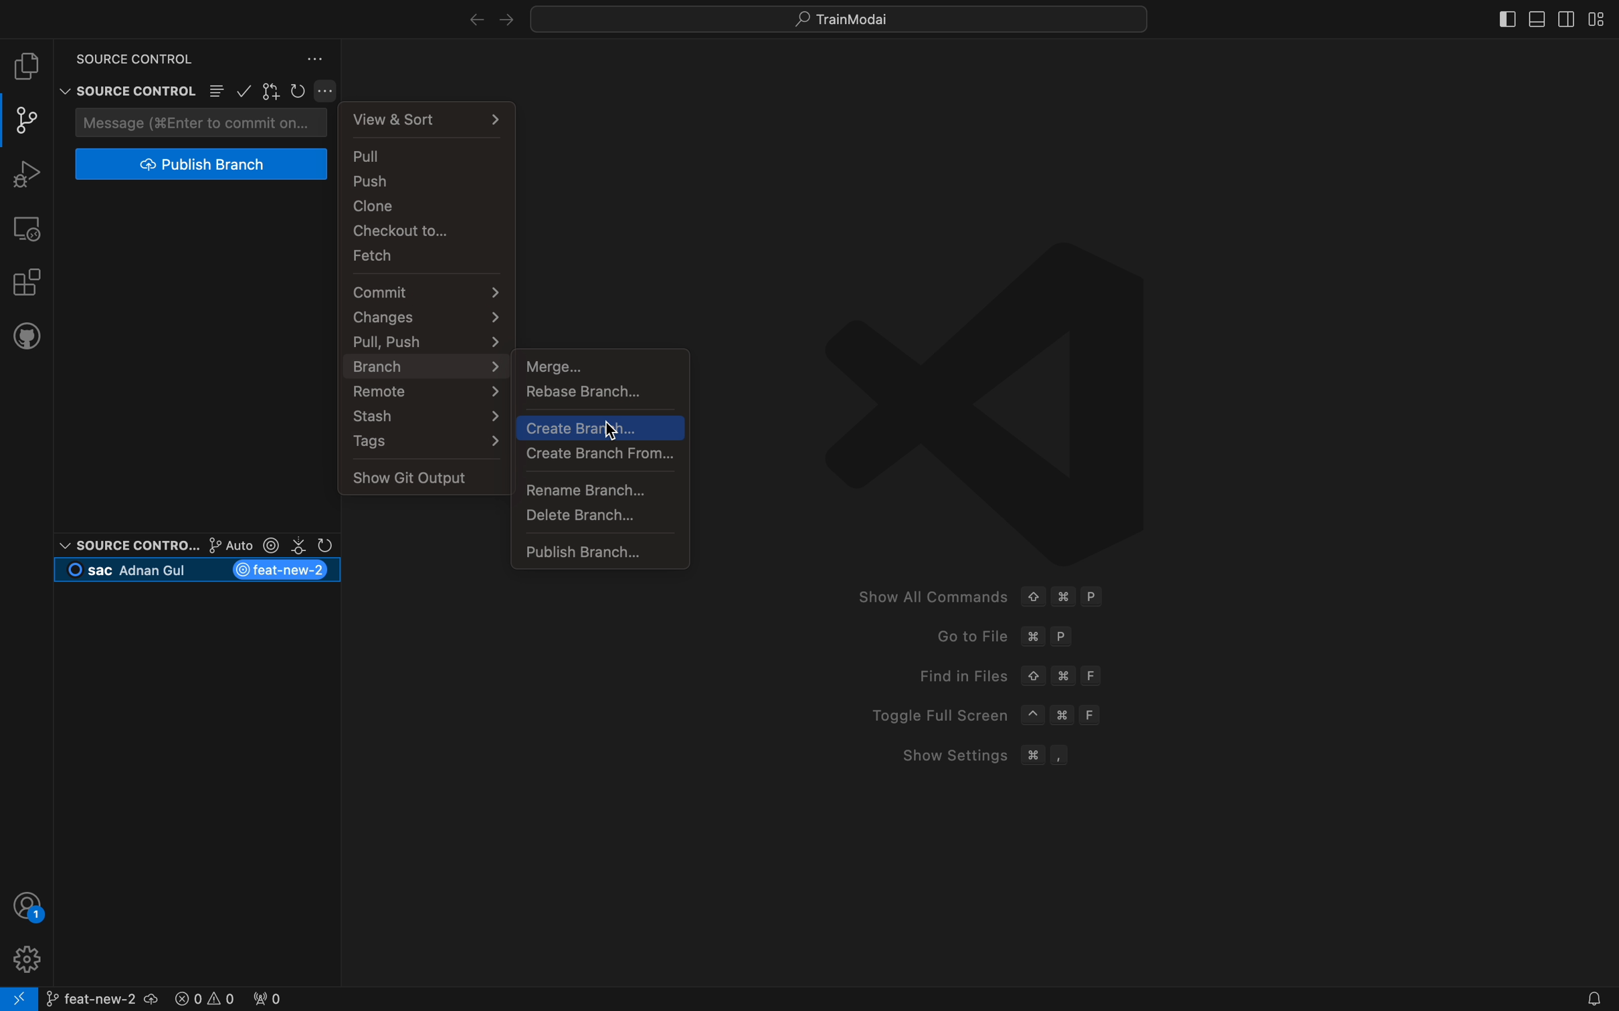 The width and height of the screenshot is (1619, 1011). Describe the element at coordinates (109, 996) in the screenshot. I see `branch` at that location.